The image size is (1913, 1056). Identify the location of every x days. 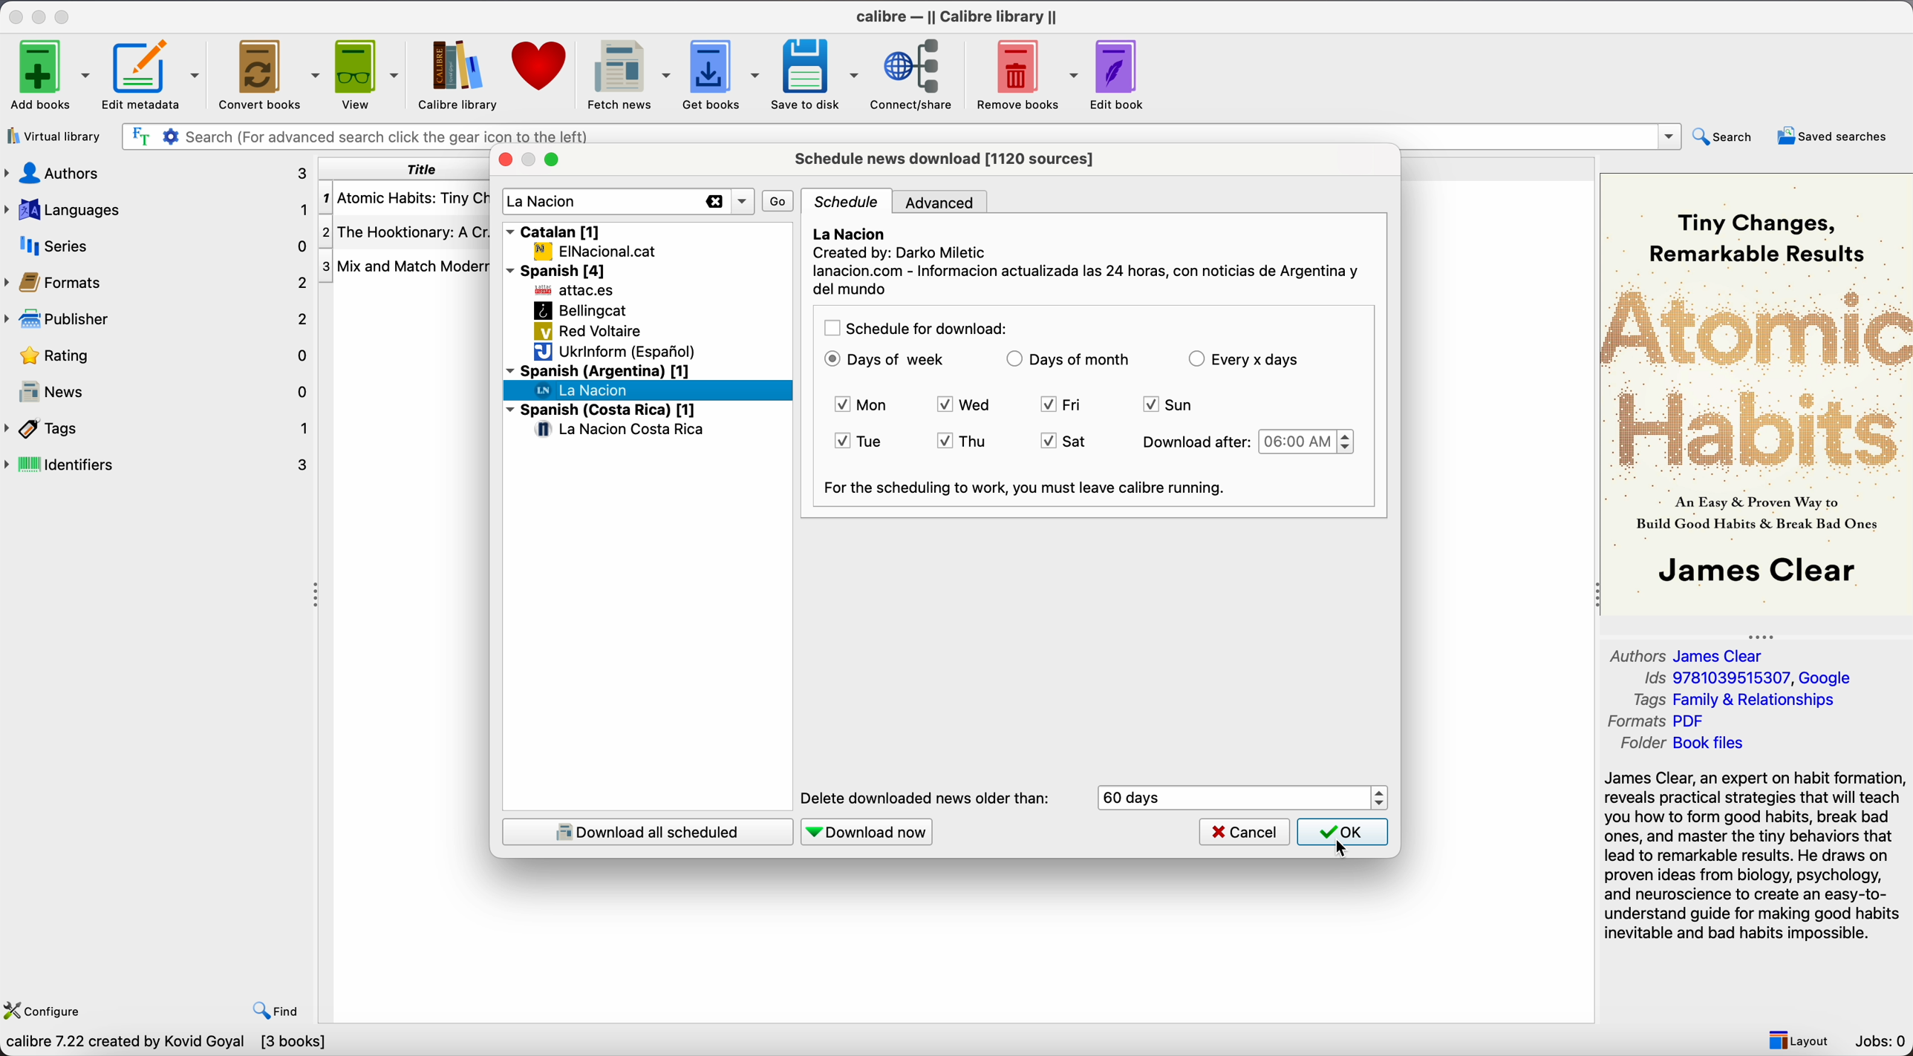
(1245, 359).